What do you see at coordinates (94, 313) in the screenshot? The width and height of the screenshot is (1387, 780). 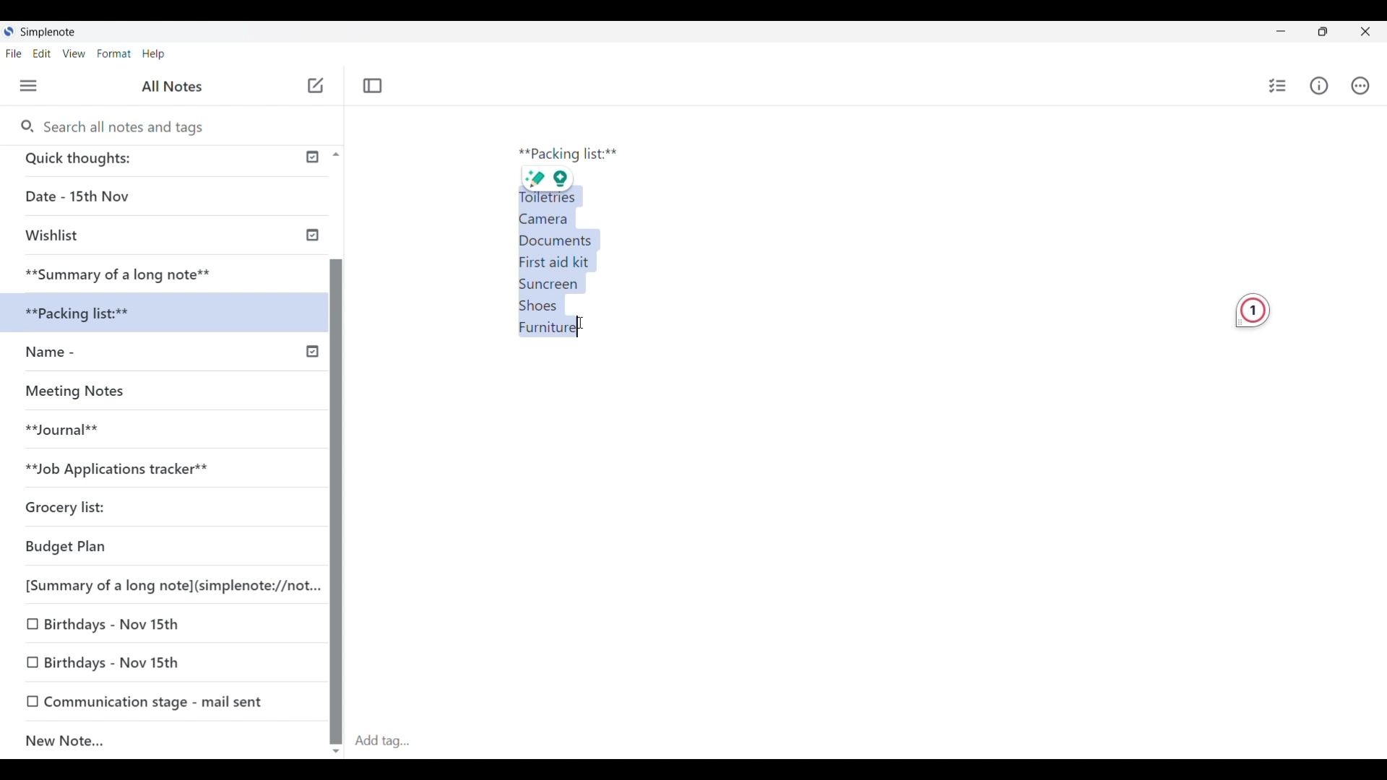 I see `xx
Packi
acking list:**` at bounding box center [94, 313].